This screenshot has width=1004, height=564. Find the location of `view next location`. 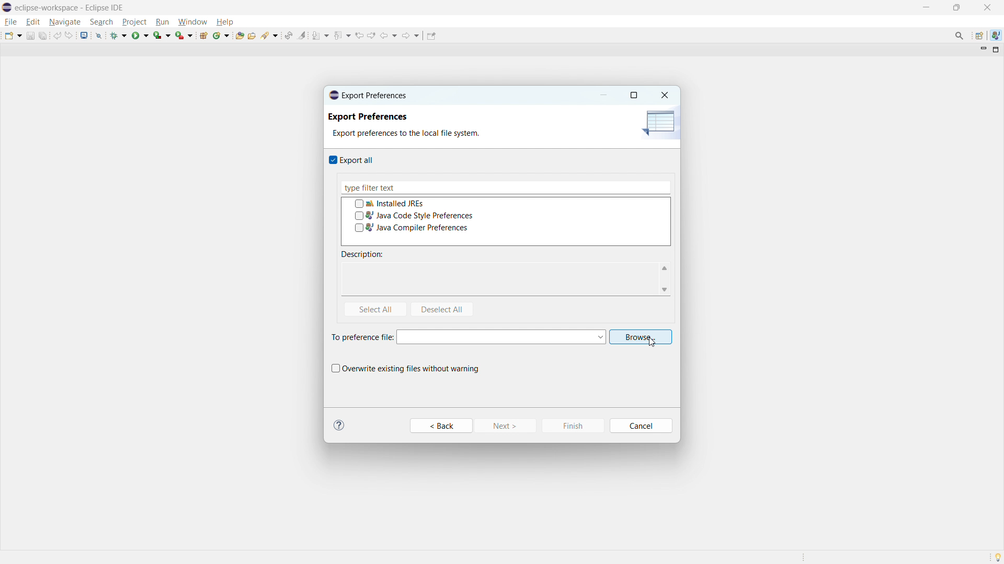

view next location is located at coordinates (372, 35).